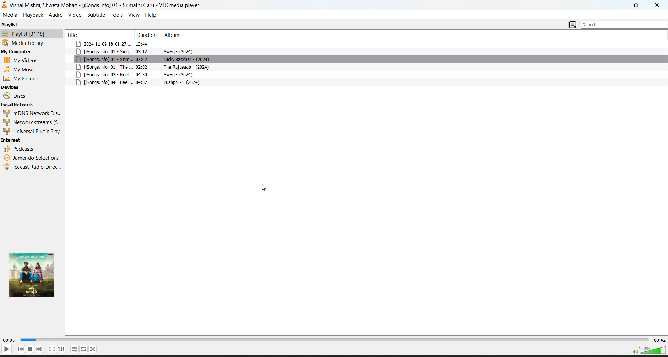 This screenshot has height=357, width=668. I want to click on metadata, so click(367, 82).